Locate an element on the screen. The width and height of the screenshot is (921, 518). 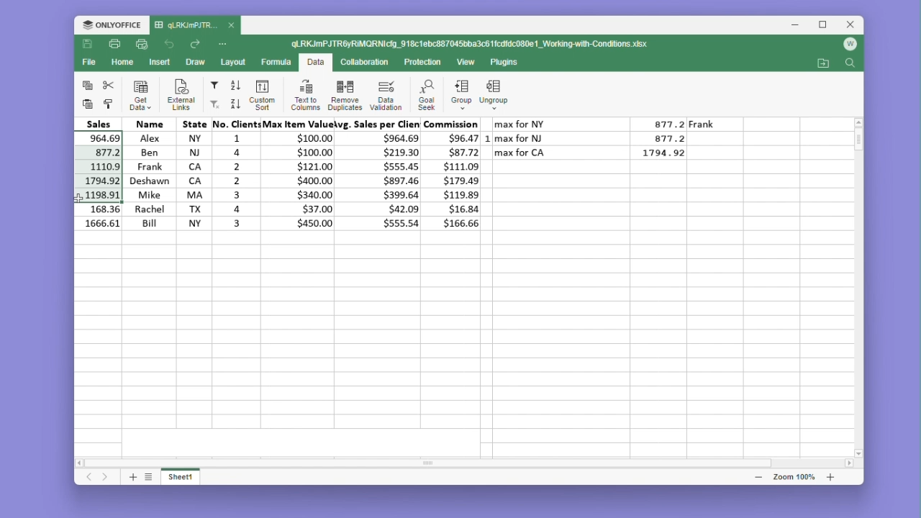
Go back  is located at coordinates (171, 45).